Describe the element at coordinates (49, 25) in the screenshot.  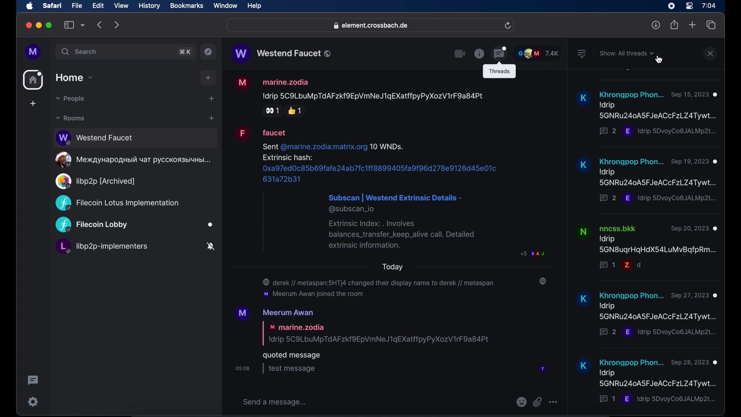
I see `maximize` at that location.